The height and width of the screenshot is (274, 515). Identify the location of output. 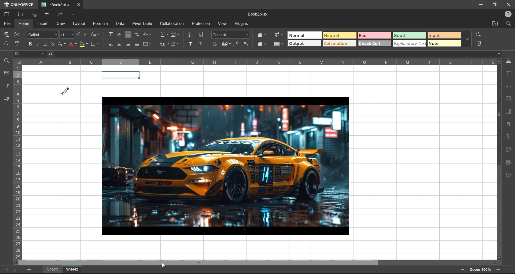
(305, 43).